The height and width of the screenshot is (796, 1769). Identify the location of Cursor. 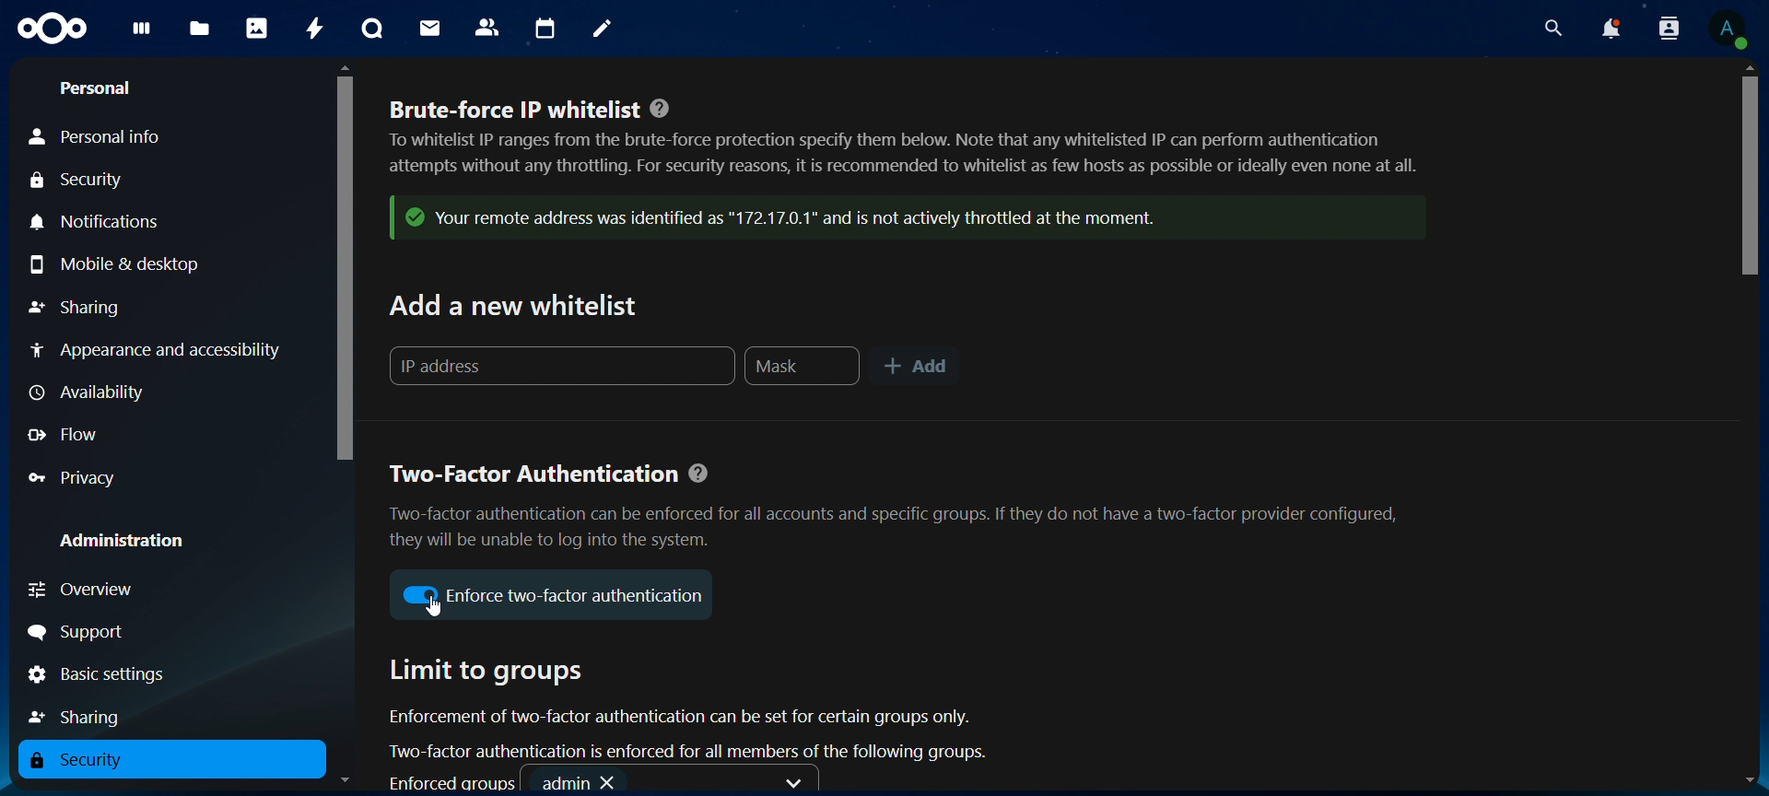
(433, 612).